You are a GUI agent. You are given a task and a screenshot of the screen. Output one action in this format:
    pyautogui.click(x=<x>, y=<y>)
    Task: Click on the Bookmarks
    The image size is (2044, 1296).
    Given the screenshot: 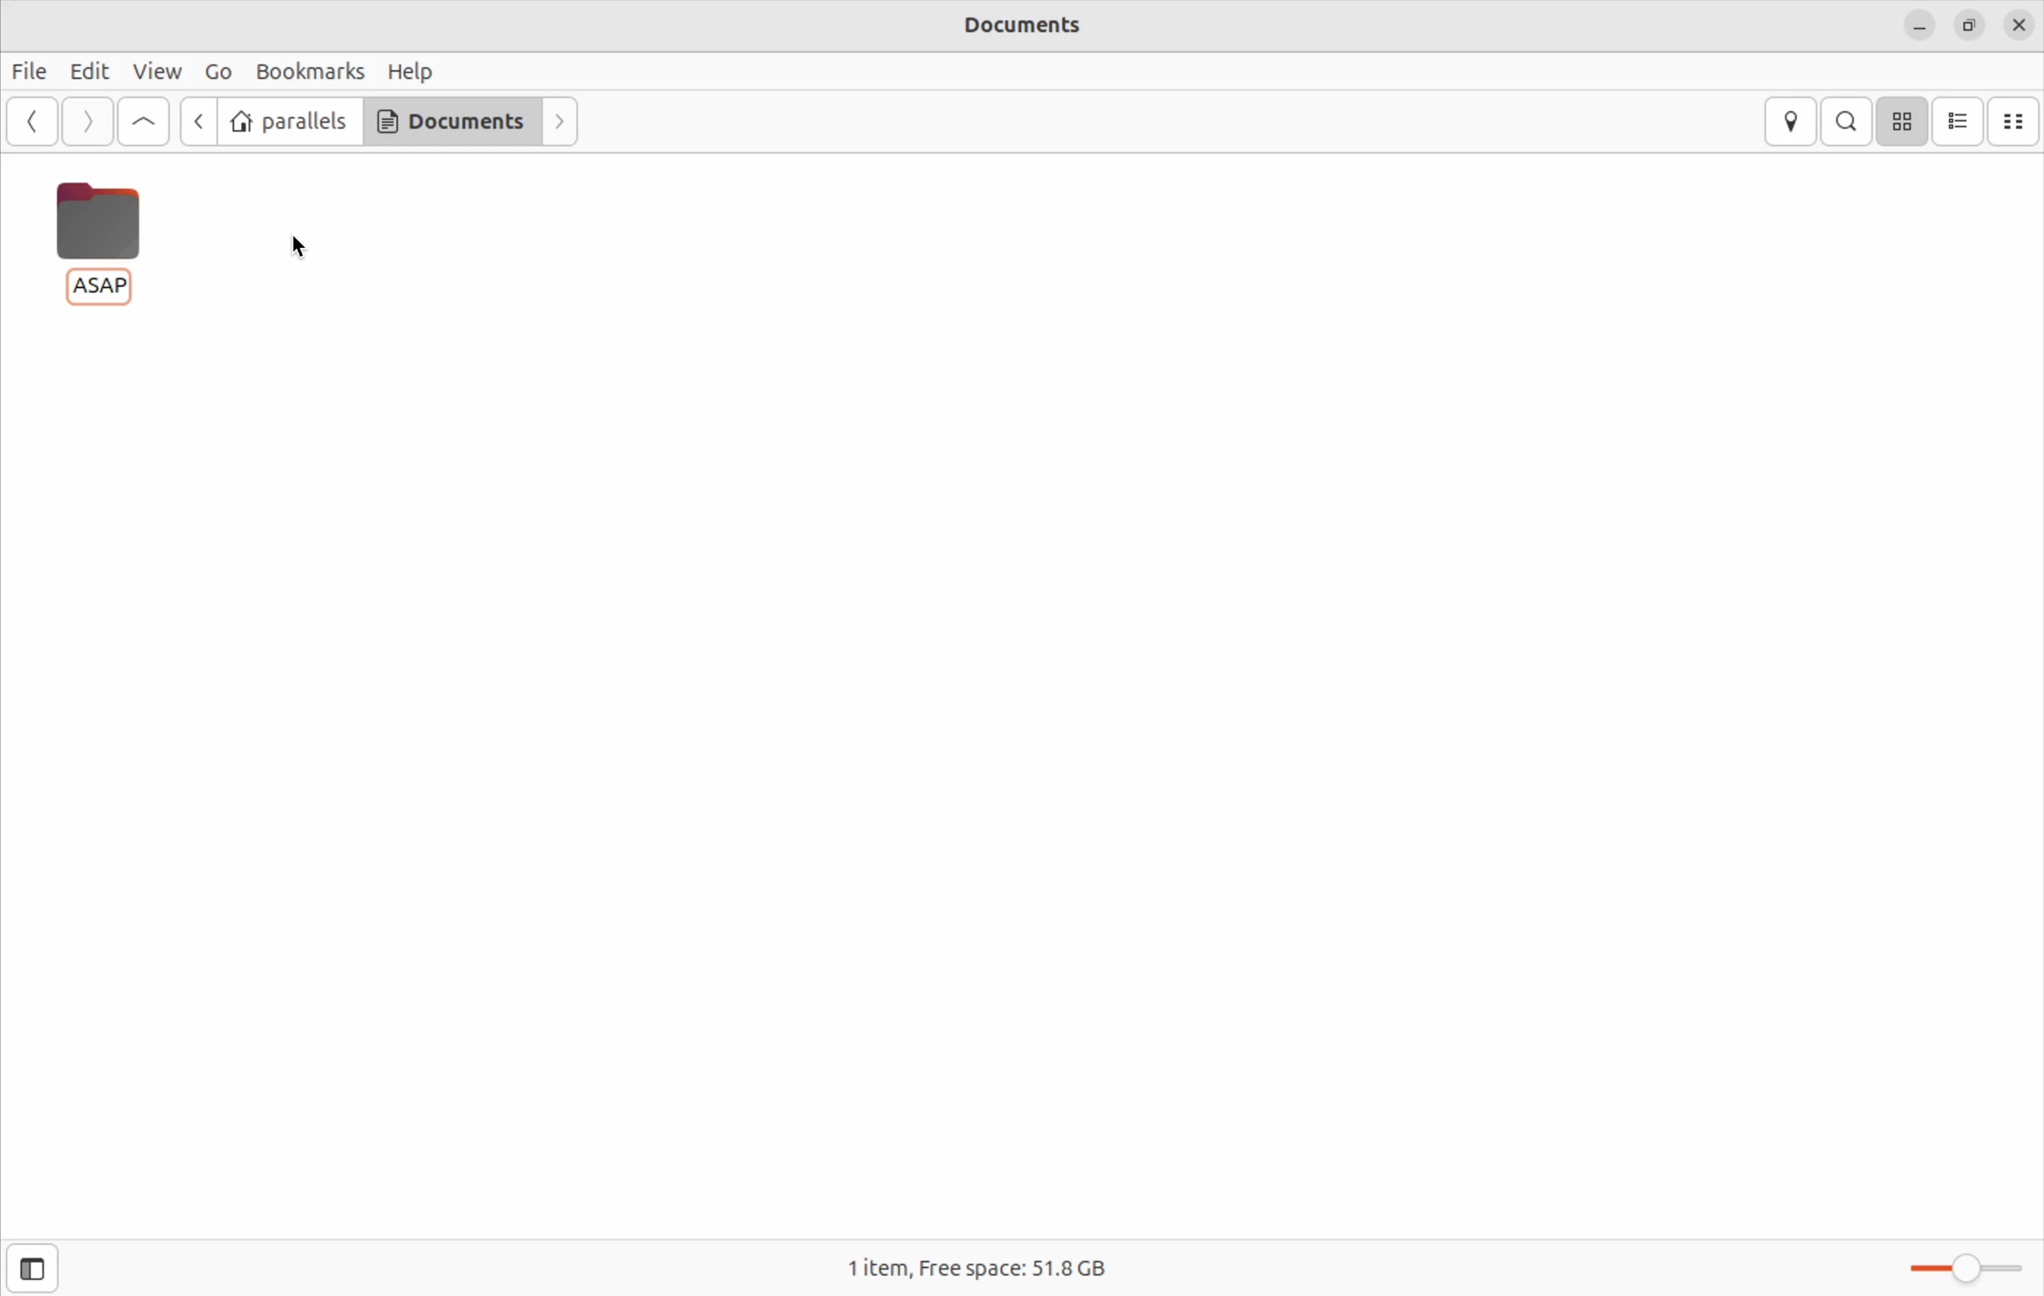 What is the action you would take?
    pyautogui.click(x=308, y=68)
    